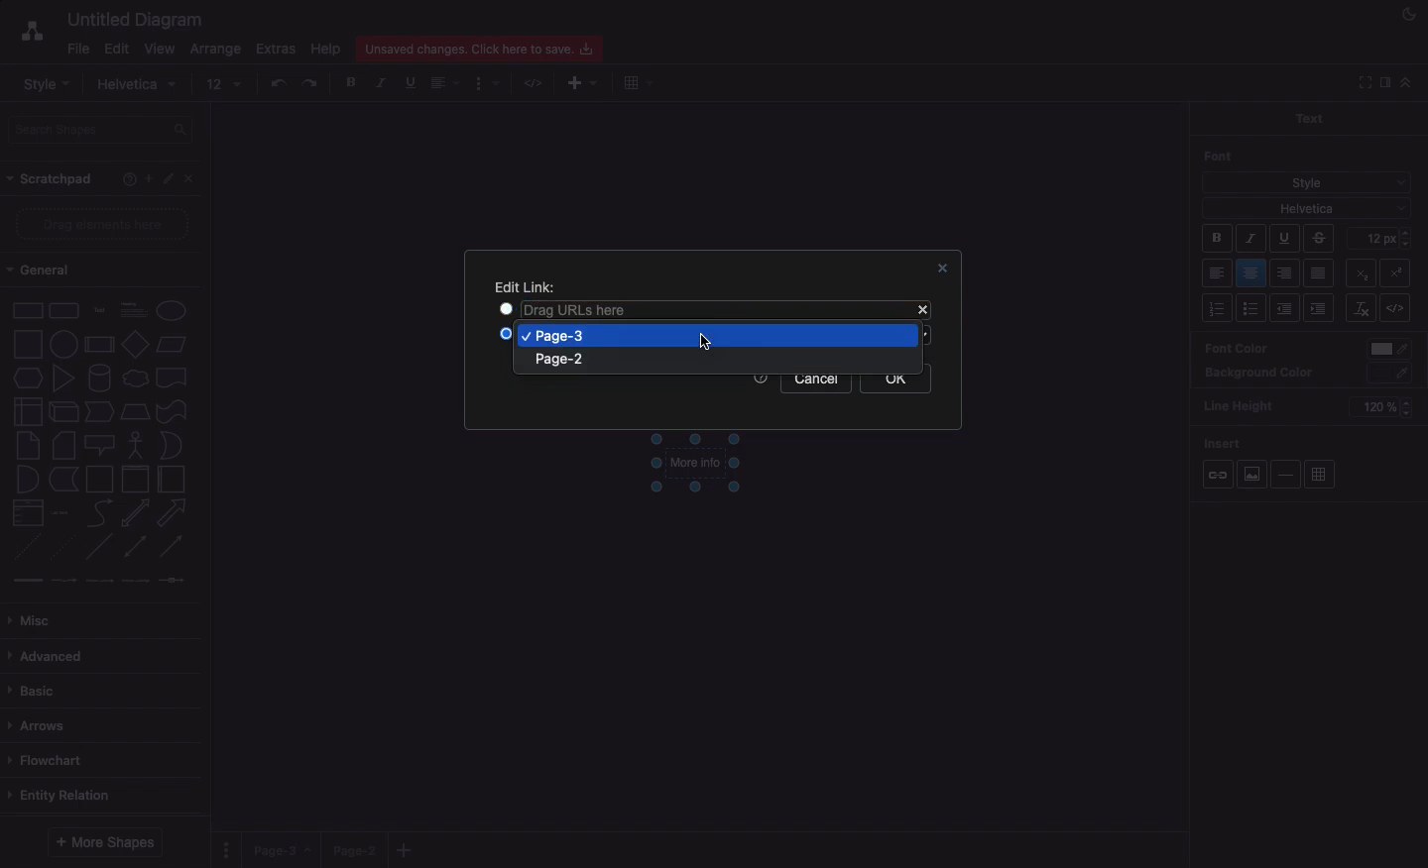  I want to click on or, so click(172, 445).